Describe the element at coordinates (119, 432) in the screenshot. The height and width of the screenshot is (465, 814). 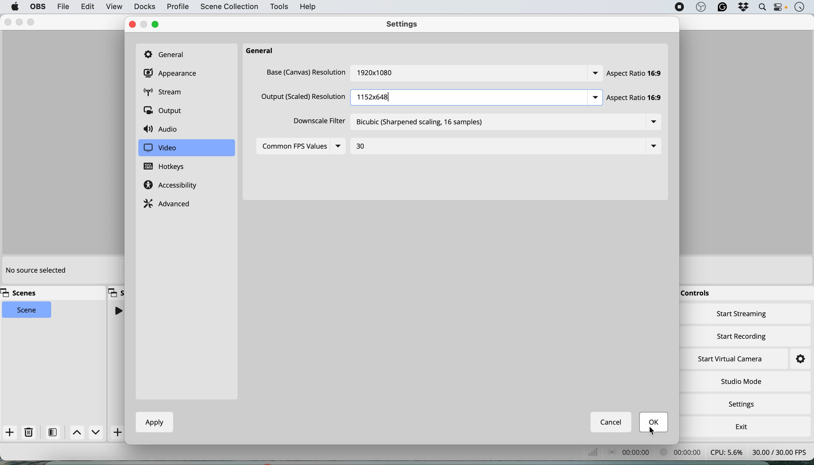
I see `Add Scene ` at that location.